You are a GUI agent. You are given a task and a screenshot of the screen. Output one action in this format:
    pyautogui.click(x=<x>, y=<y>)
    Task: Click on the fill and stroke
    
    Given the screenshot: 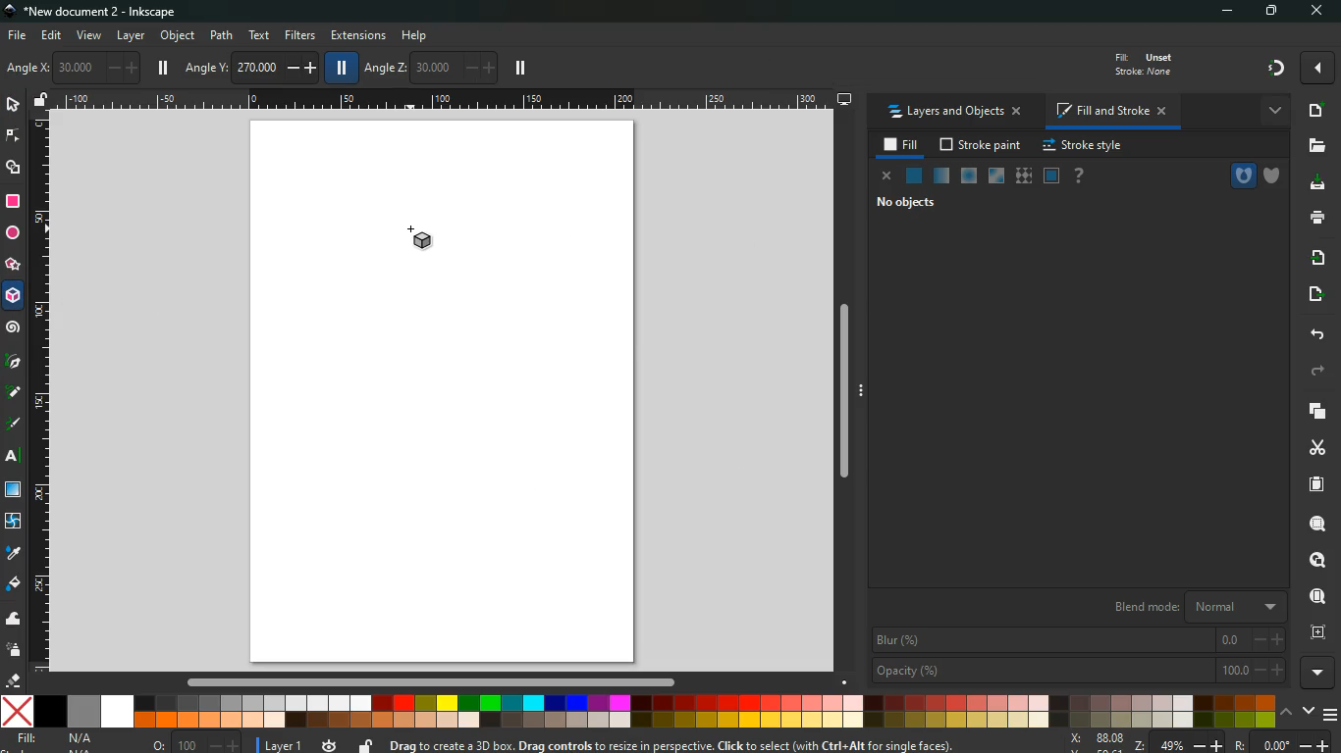 What is the action you would take?
    pyautogui.click(x=1109, y=113)
    